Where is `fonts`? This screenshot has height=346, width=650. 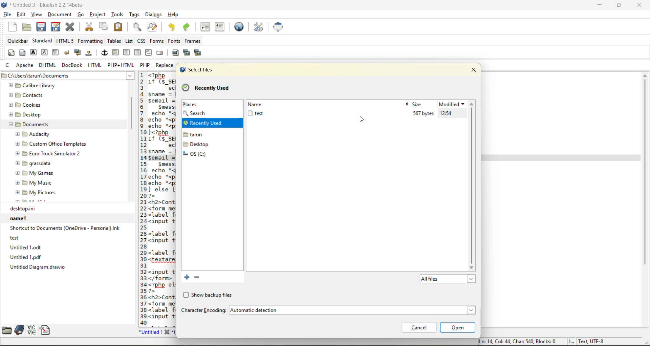
fonts is located at coordinates (173, 42).